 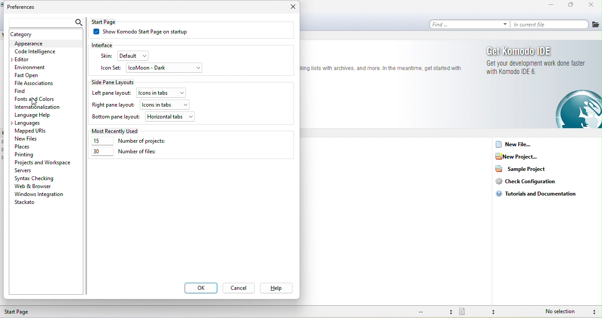 What do you see at coordinates (115, 116) in the screenshot?
I see `bottom pane layout` at bounding box center [115, 116].